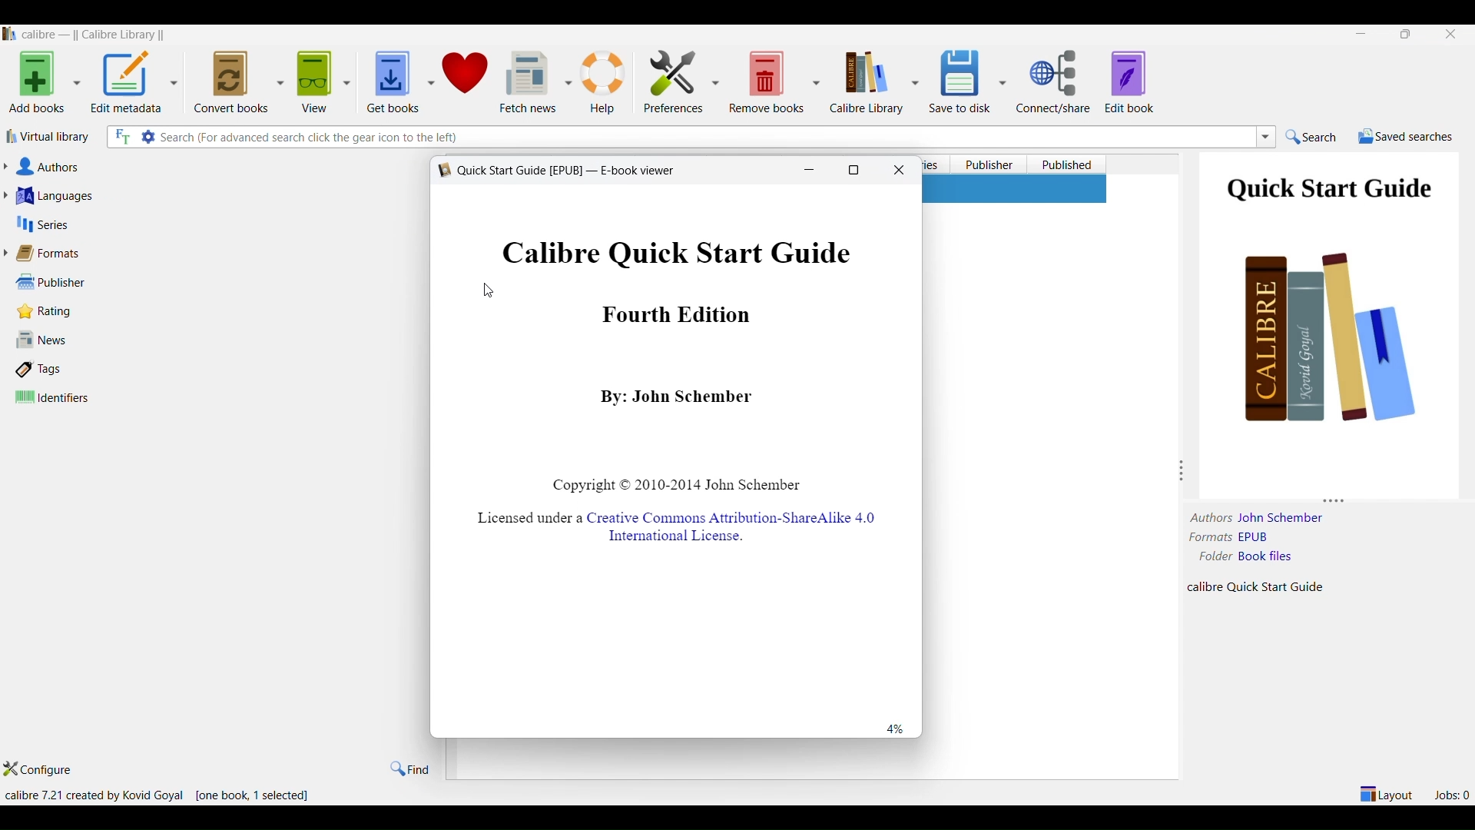 This screenshot has height=830, width=1475. I want to click on convert books, so click(227, 81).